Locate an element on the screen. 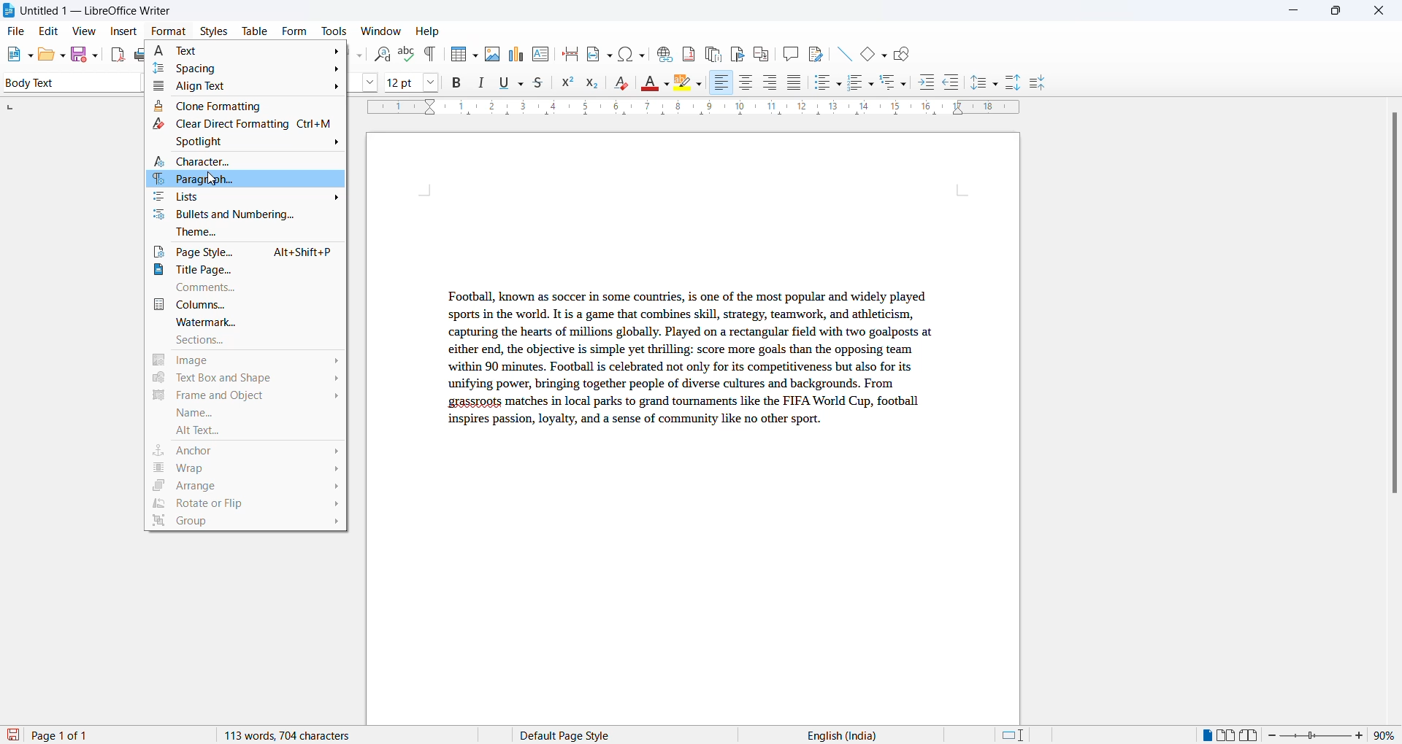  cursor is located at coordinates (210, 179).